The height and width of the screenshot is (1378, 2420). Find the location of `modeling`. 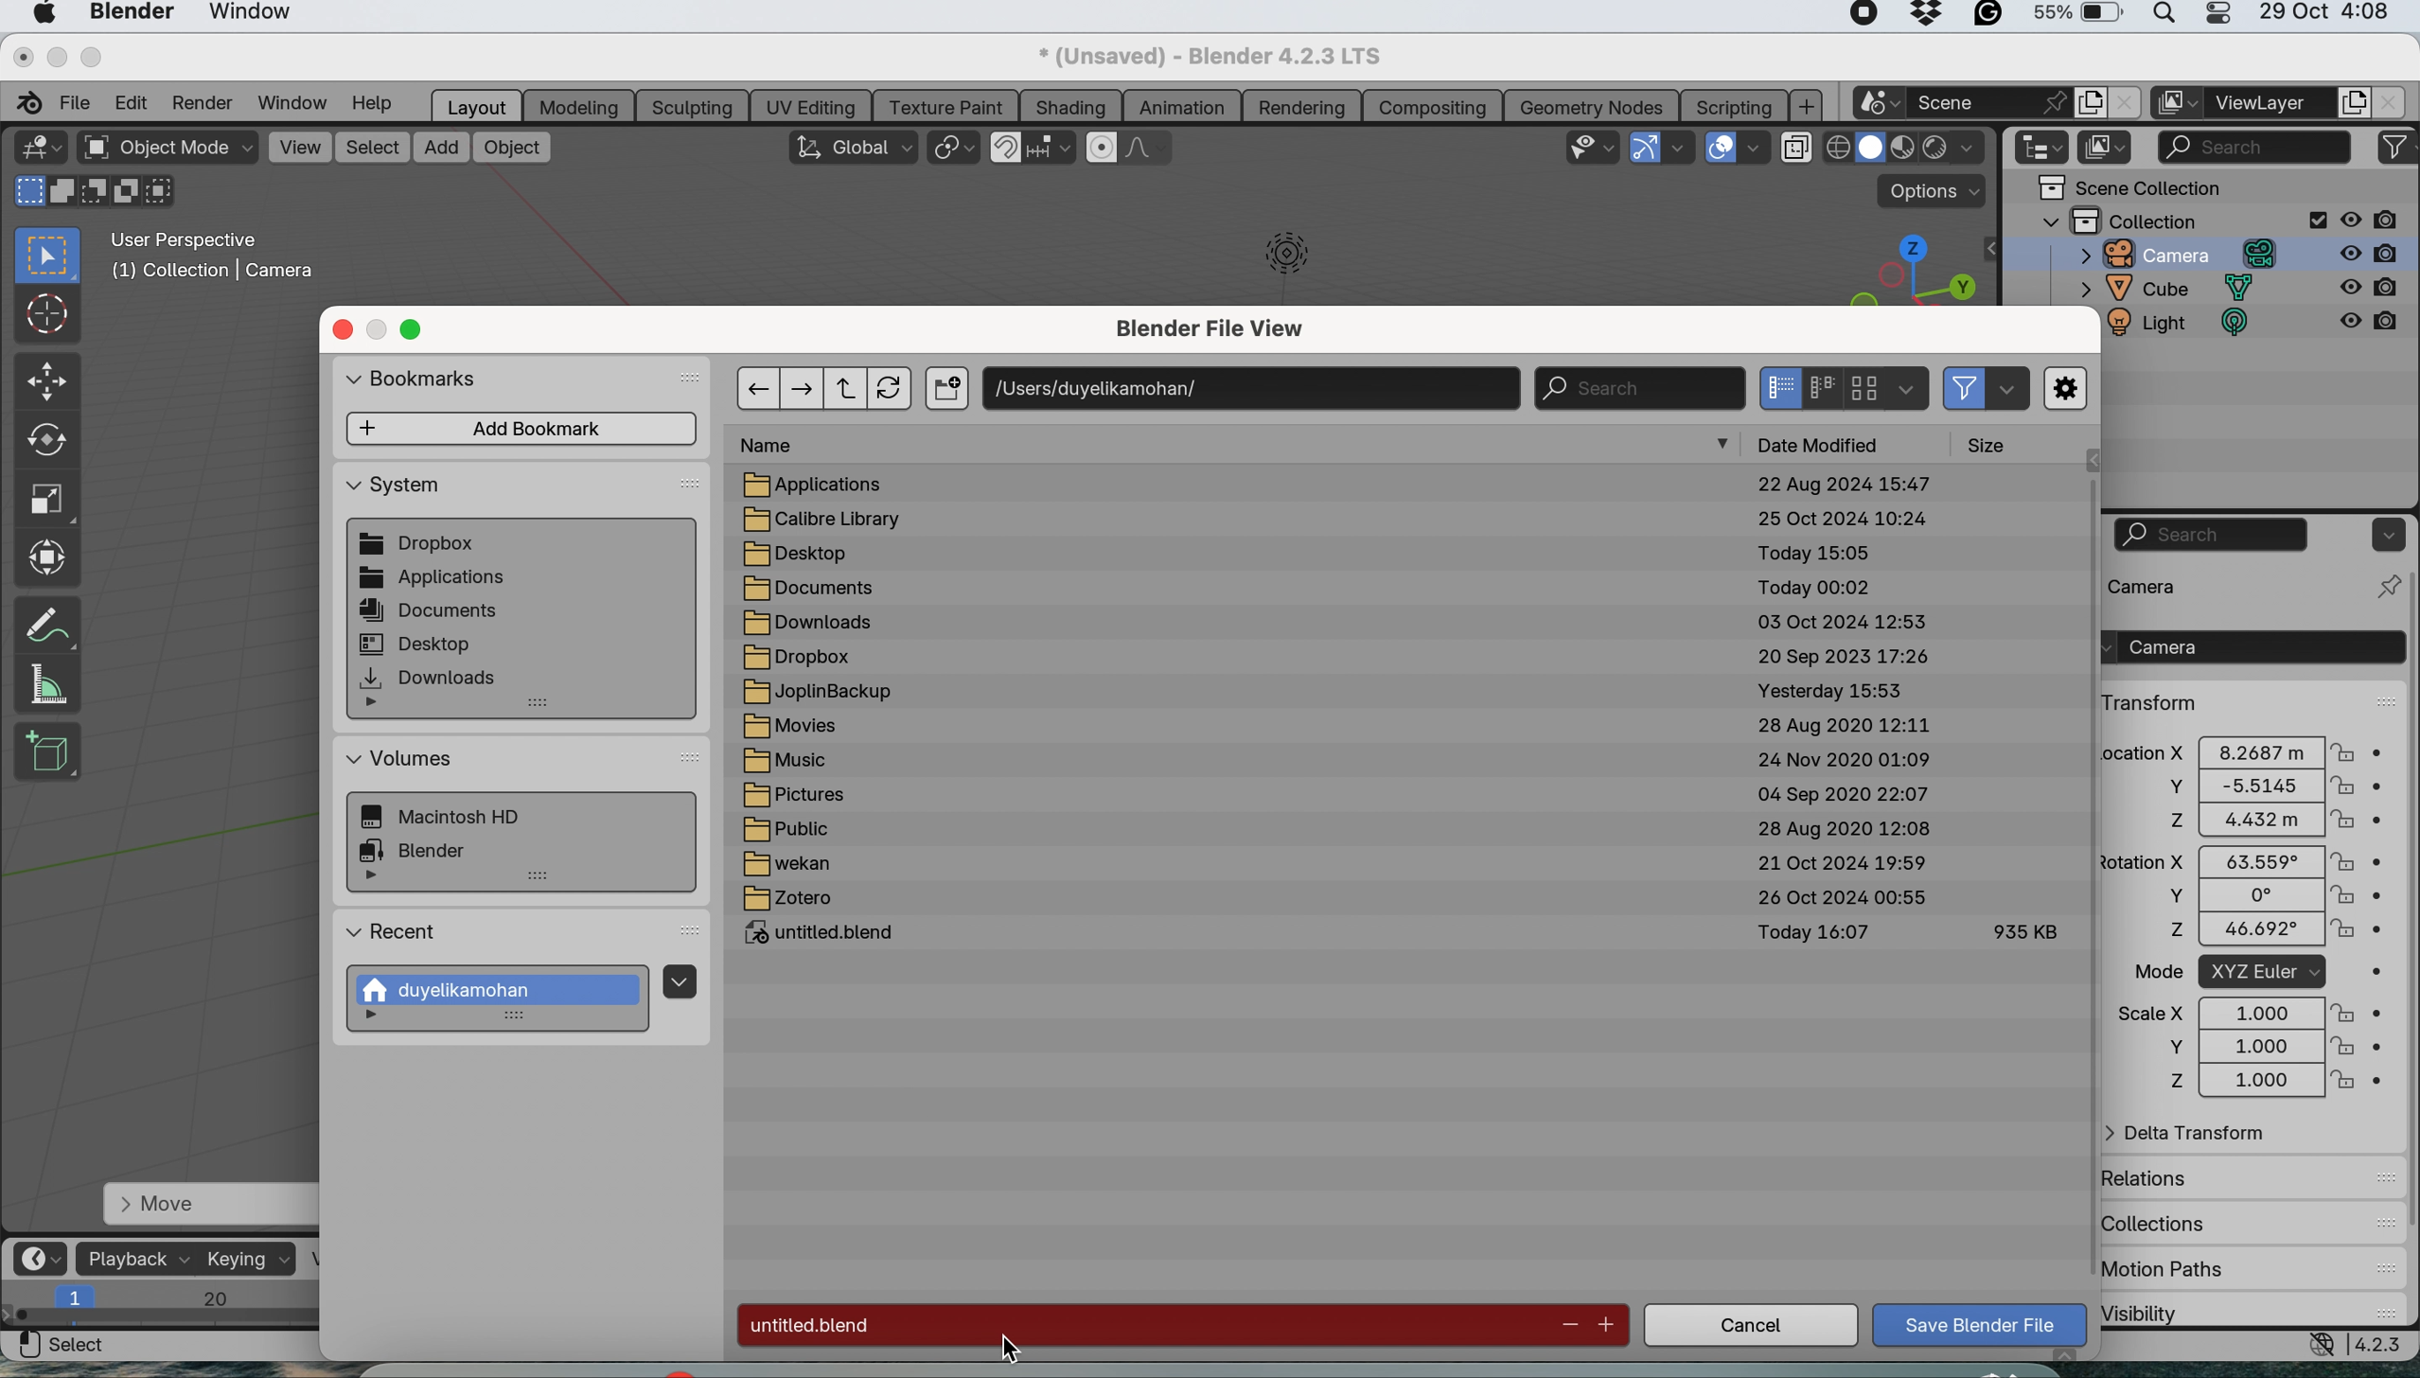

modeling is located at coordinates (580, 106).